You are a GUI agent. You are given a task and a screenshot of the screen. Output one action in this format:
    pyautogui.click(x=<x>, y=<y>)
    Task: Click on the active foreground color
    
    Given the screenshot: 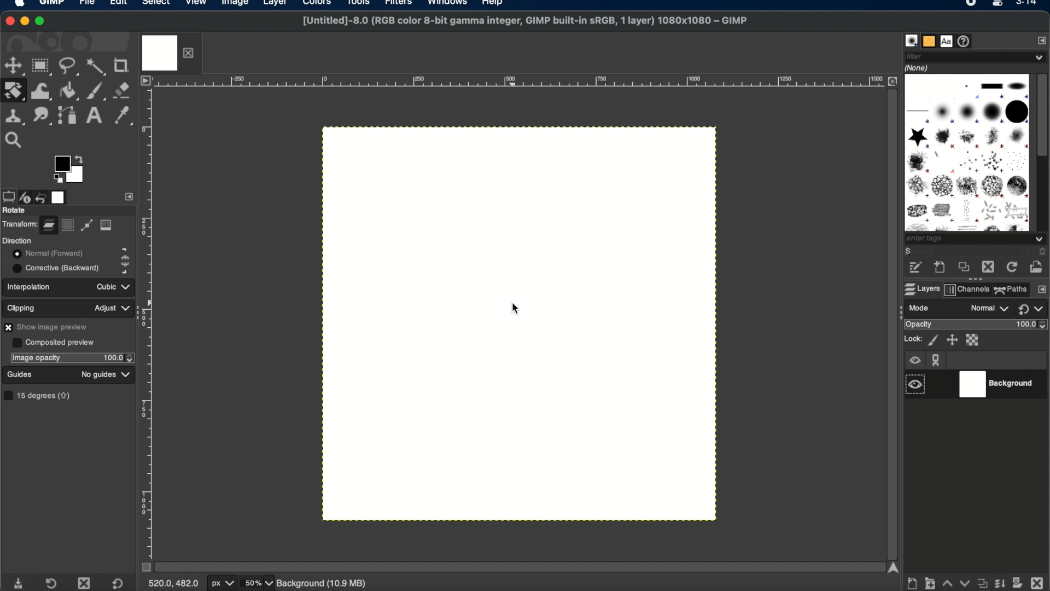 What is the action you would take?
    pyautogui.click(x=61, y=164)
    